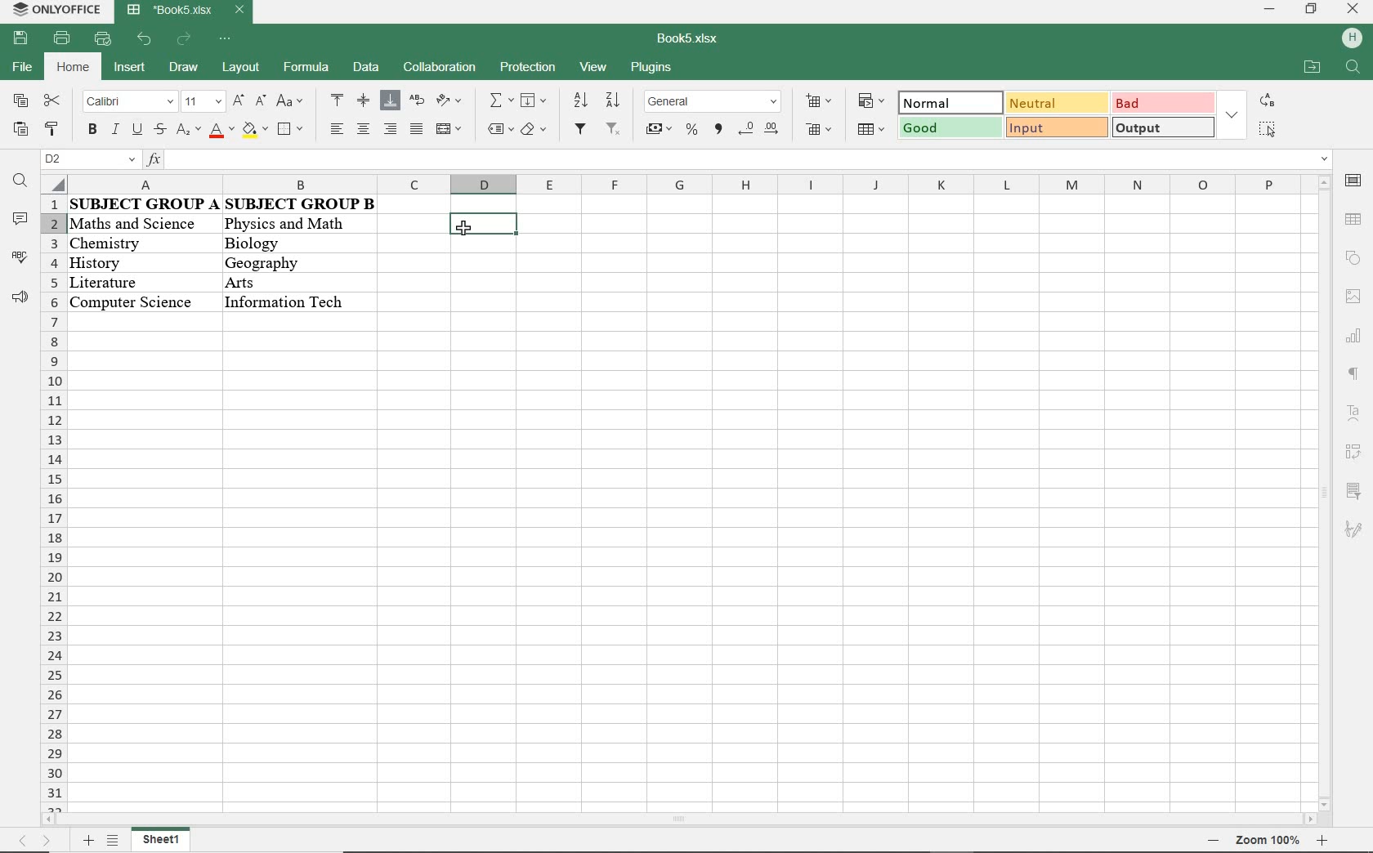  Describe the element at coordinates (136, 132) in the screenshot. I see `underline` at that location.